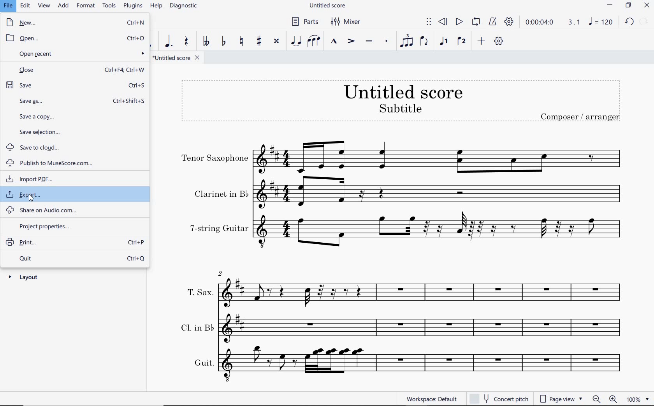 The image size is (654, 406). What do you see at coordinates (351, 40) in the screenshot?
I see `ACCENT` at bounding box center [351, 40].